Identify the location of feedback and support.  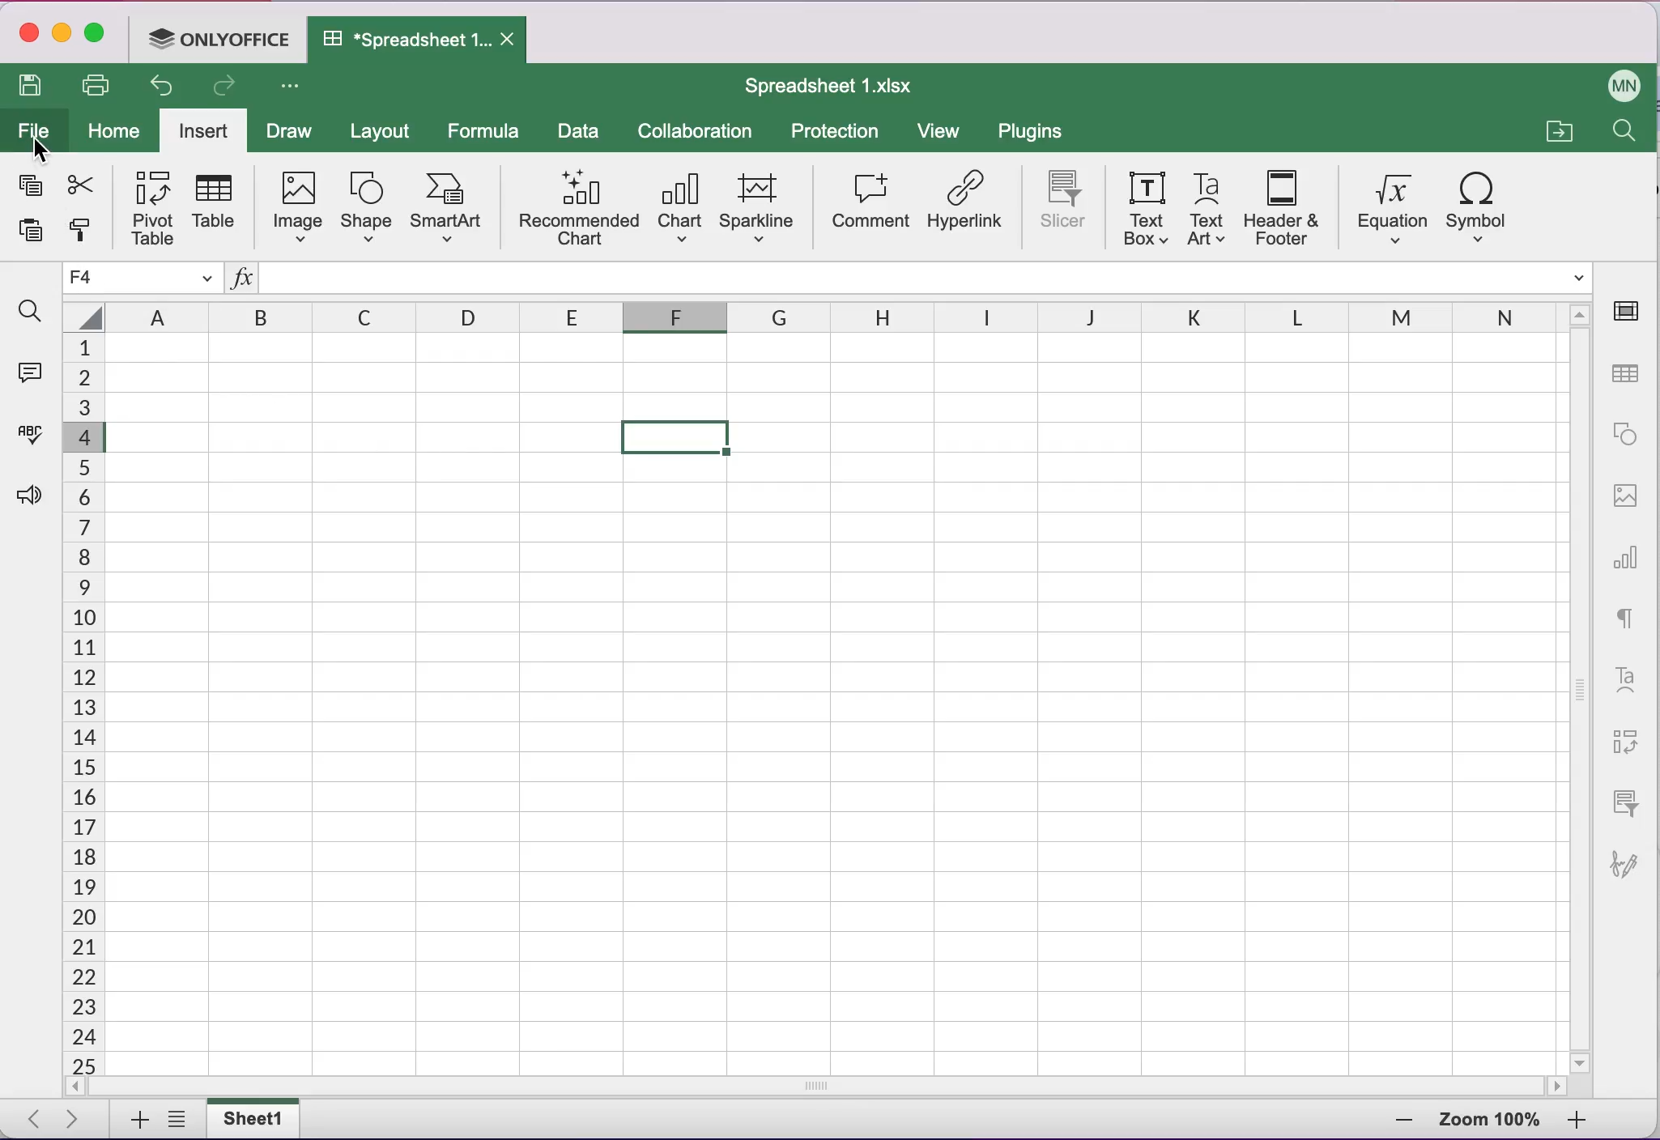
(31, 494).